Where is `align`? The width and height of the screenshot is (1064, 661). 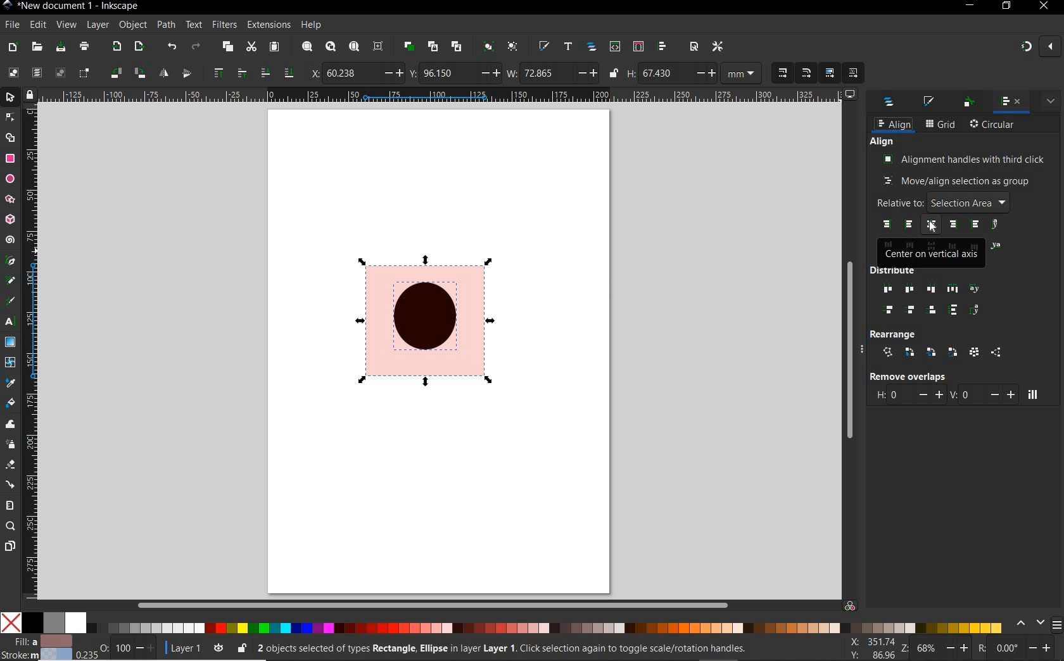
align is located at coordinates (894, 125).